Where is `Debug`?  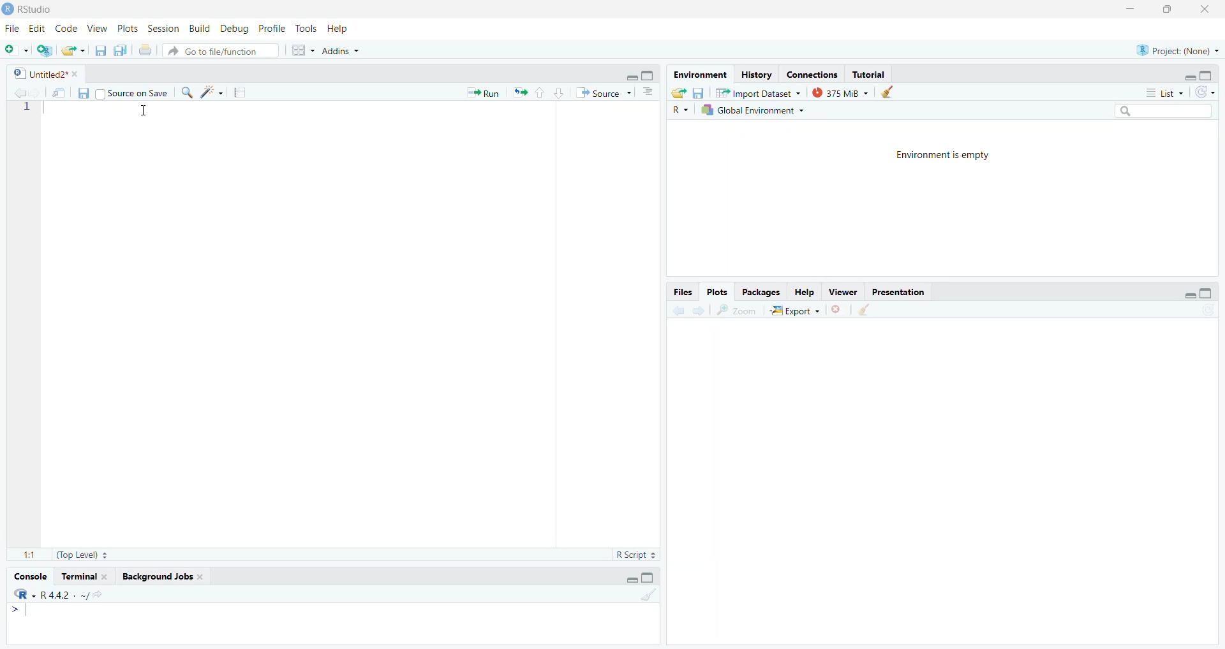
Debug is located at coordinates (232, 28).